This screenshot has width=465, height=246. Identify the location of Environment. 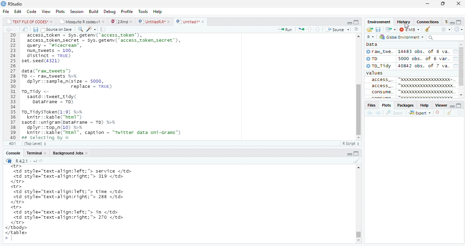
(380, 22).